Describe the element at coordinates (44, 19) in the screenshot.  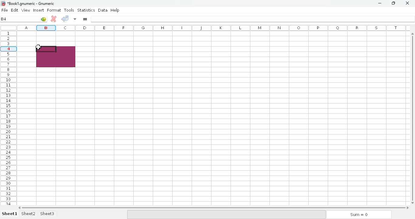
I see `go to` at that location.